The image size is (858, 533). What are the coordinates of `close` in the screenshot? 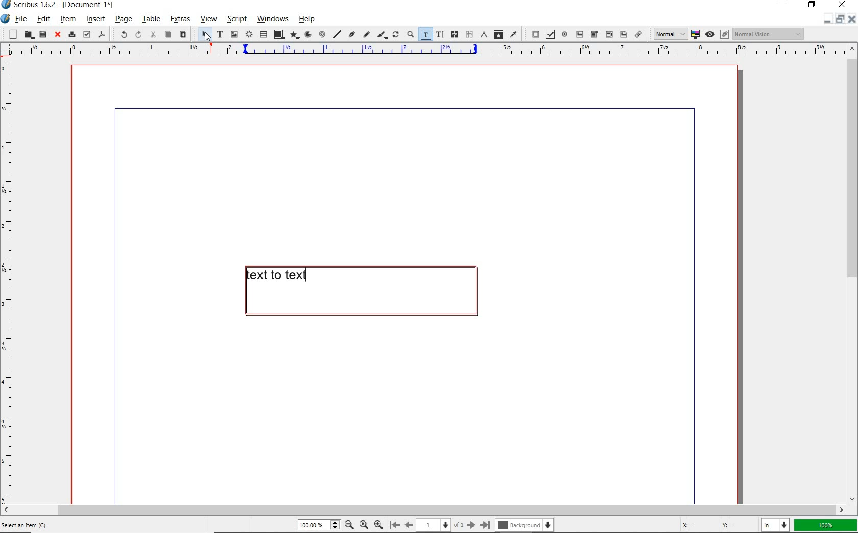 It's located at (842, 5).